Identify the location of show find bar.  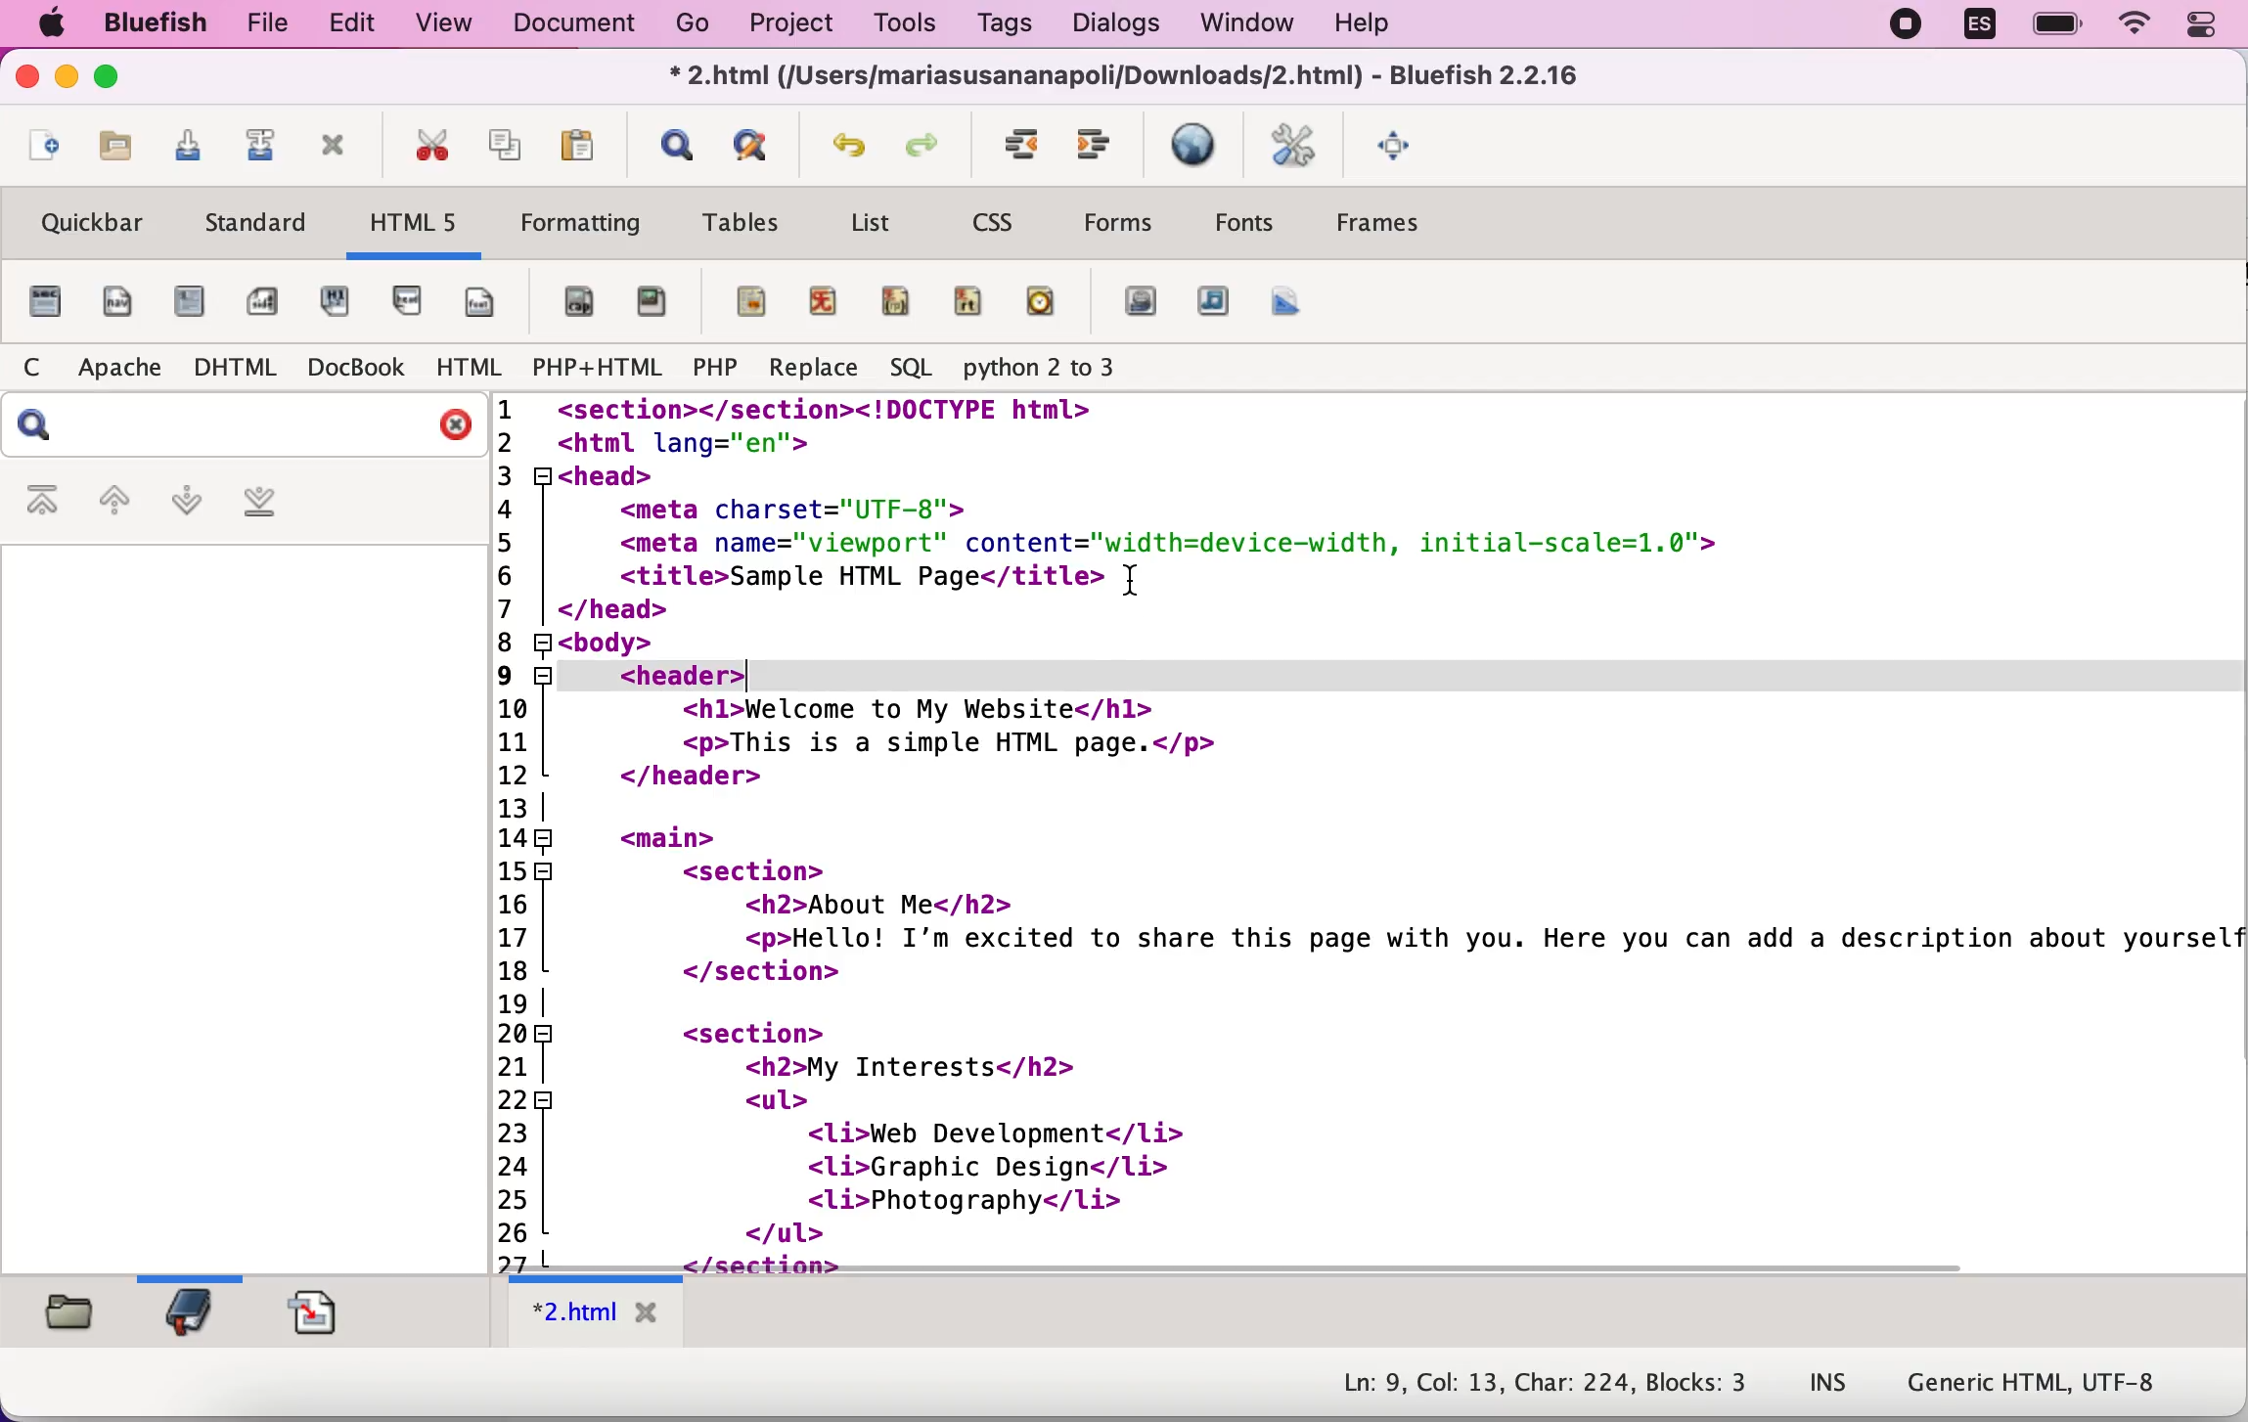
(674, 146).